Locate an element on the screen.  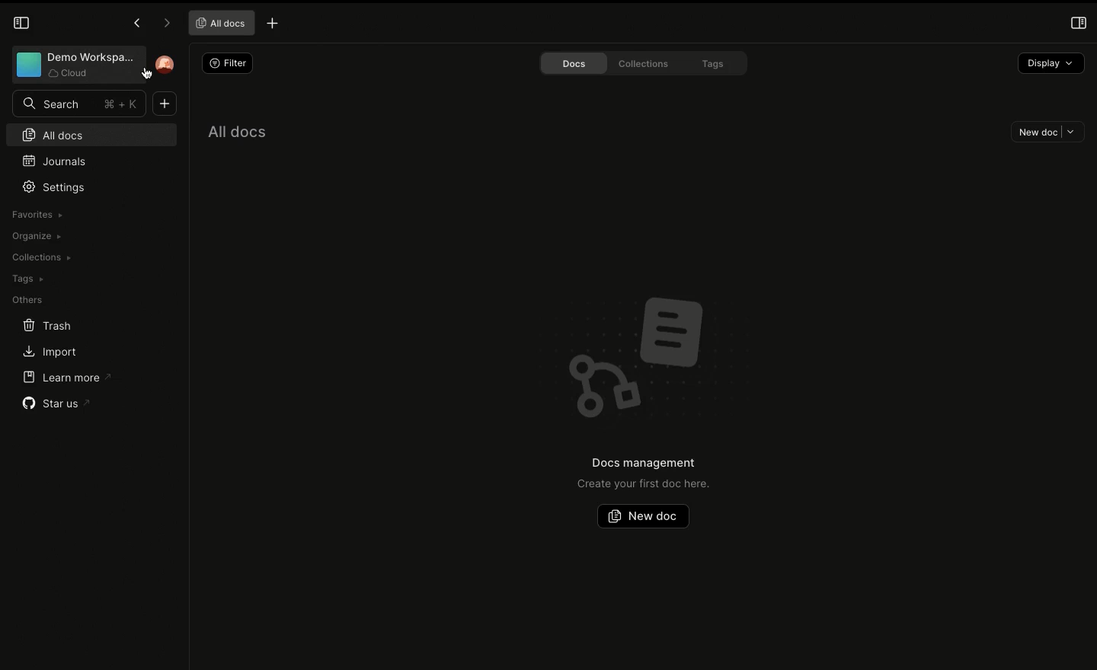
Journals is located at coordinates (56, 161).